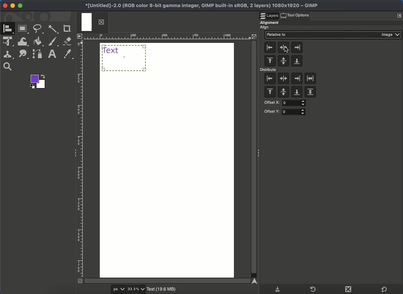  I want to click on A, so click(9, 29).